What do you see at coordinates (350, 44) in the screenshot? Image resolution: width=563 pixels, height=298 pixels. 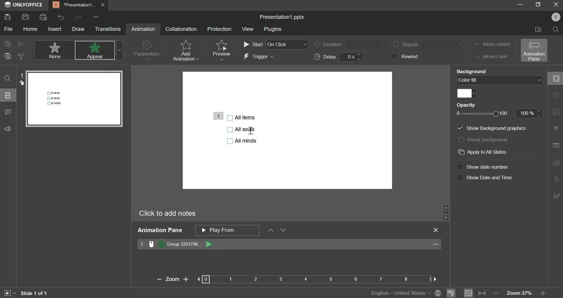 I see `duration` at bounding box center [350, 44].